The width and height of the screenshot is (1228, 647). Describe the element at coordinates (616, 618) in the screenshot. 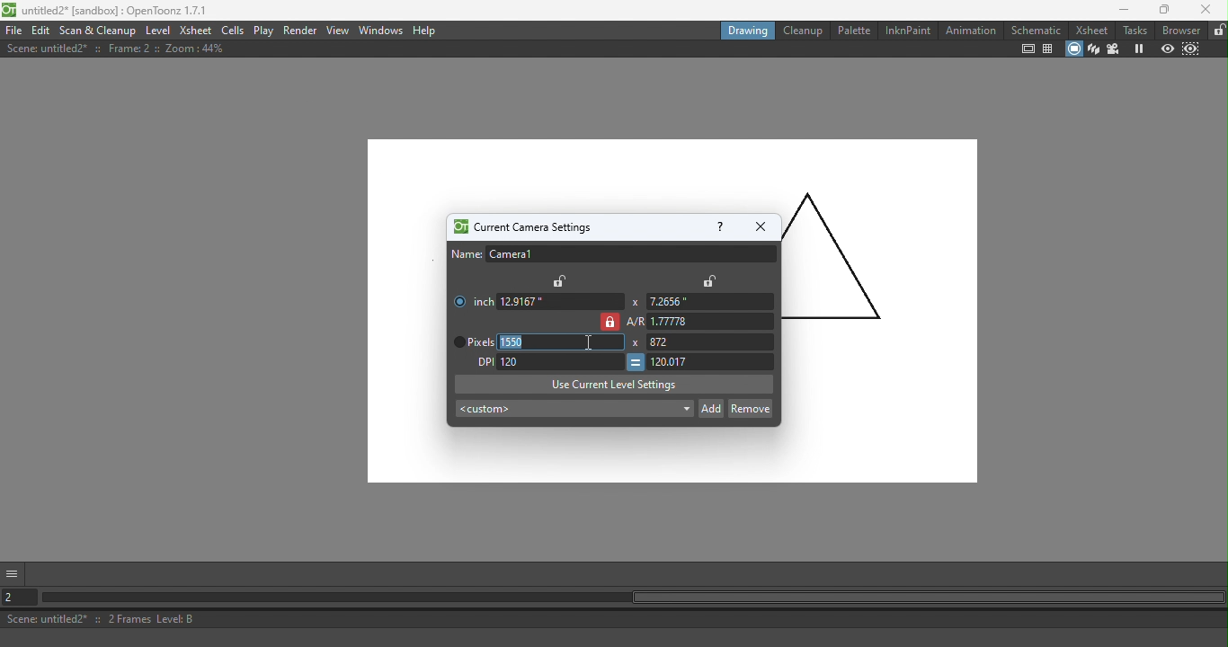

I see `Scene: untitled2* :: 2 Frames Level: B` at that location.